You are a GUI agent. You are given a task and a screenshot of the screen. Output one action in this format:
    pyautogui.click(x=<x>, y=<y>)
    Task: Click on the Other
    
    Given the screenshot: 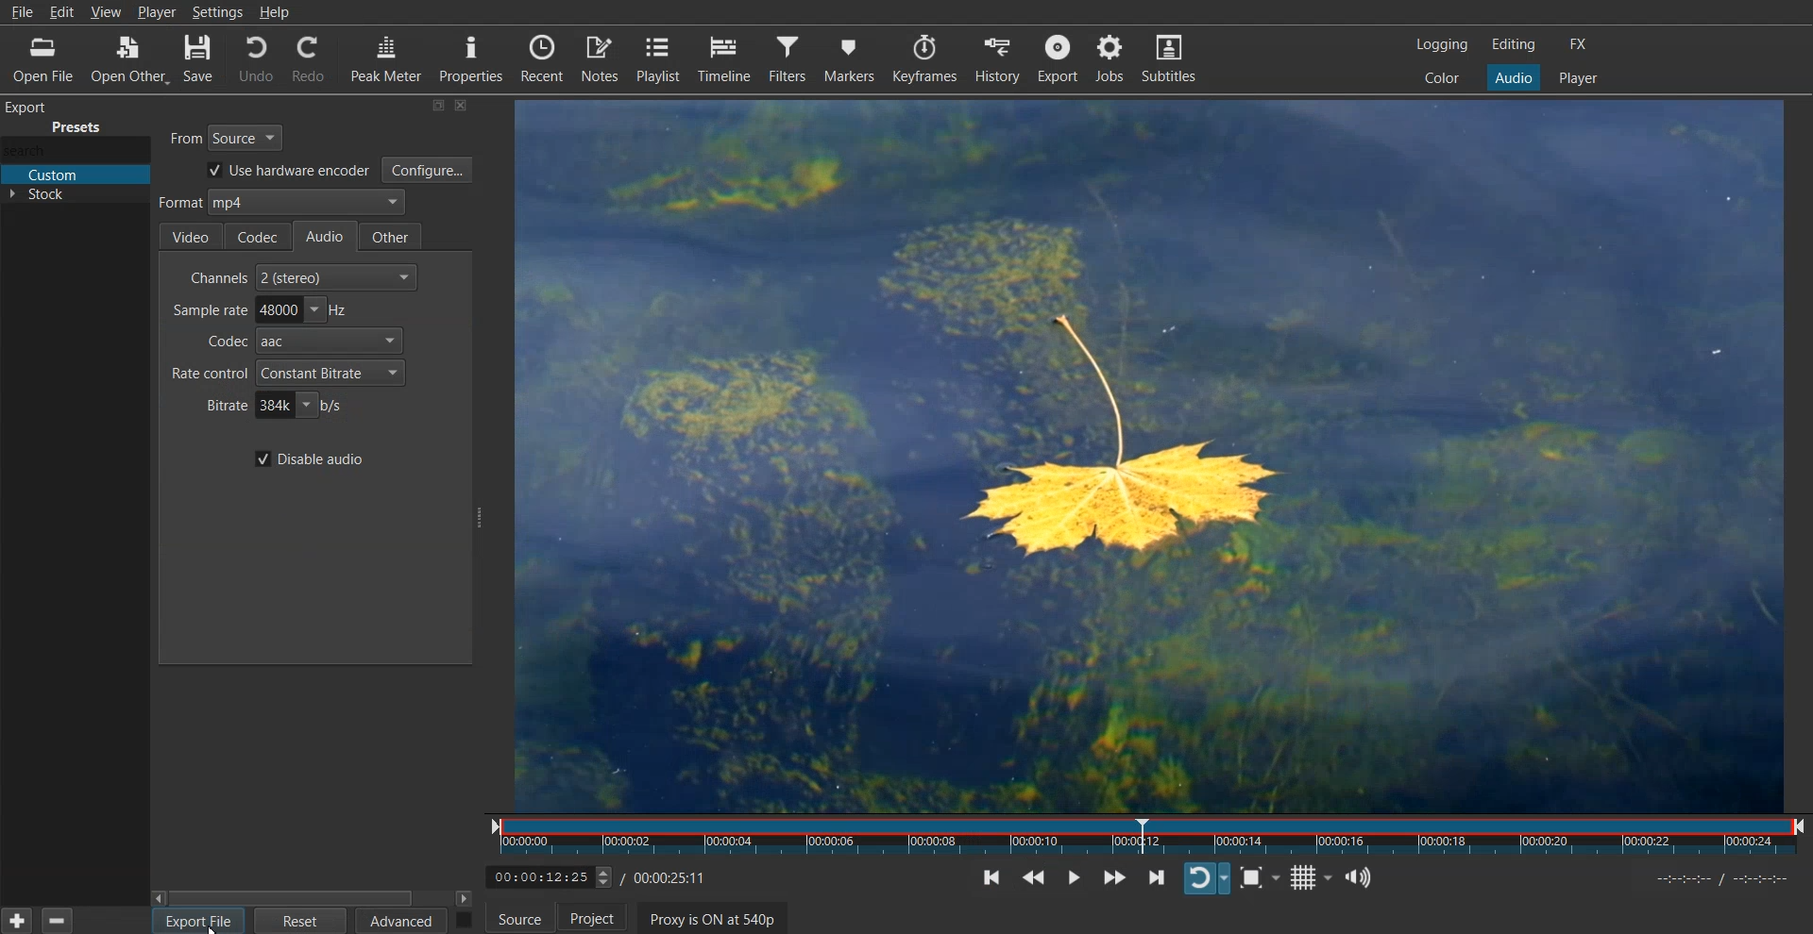 What is the action you would take?
    pyautogui.click(x=394, y=236)
    